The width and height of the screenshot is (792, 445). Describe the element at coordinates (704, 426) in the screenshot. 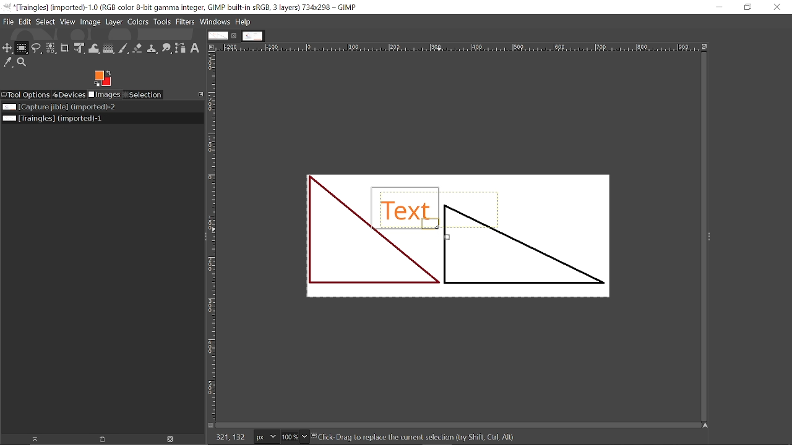

I see `Navigate this window` at that location.